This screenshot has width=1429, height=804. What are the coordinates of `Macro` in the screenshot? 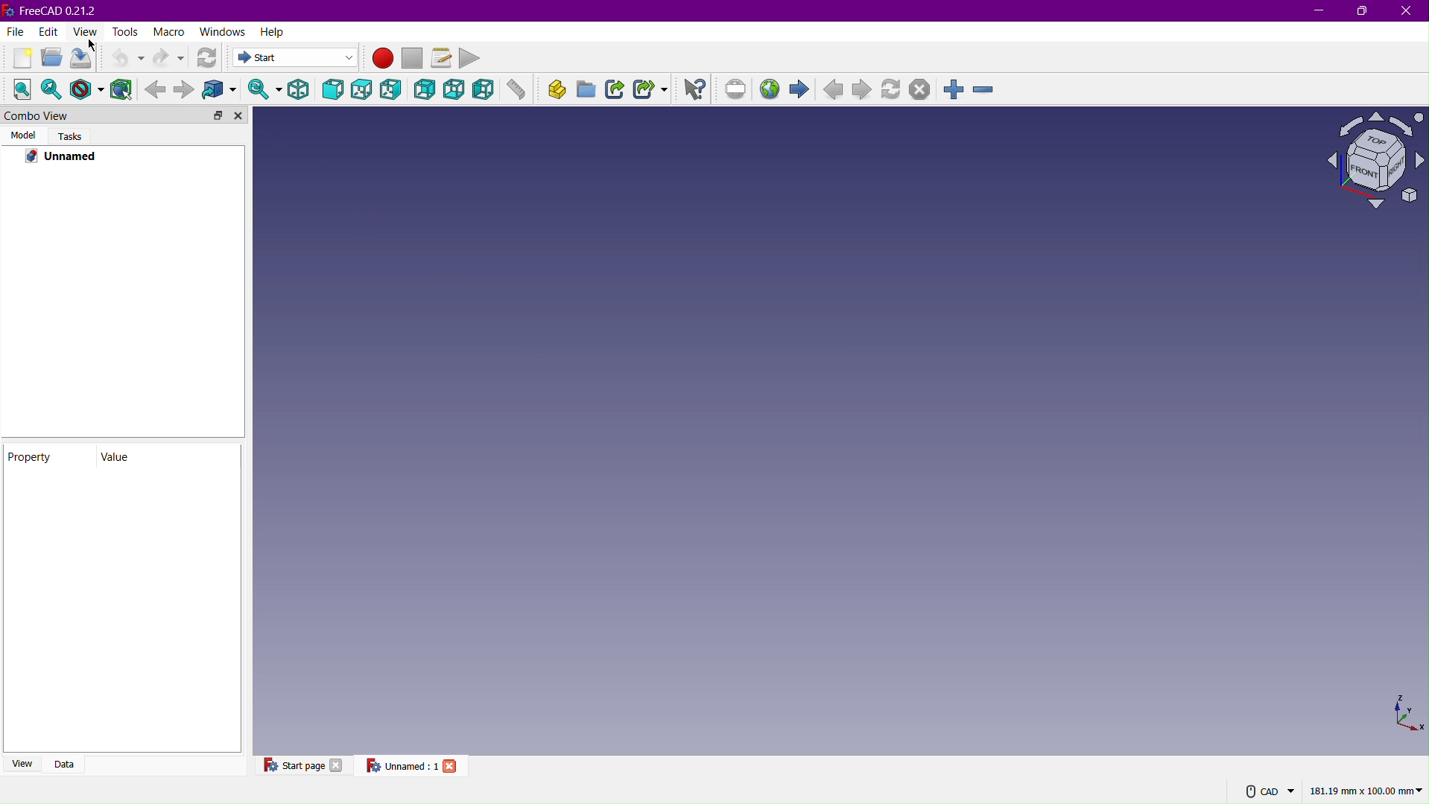 It's located at (174, 32).